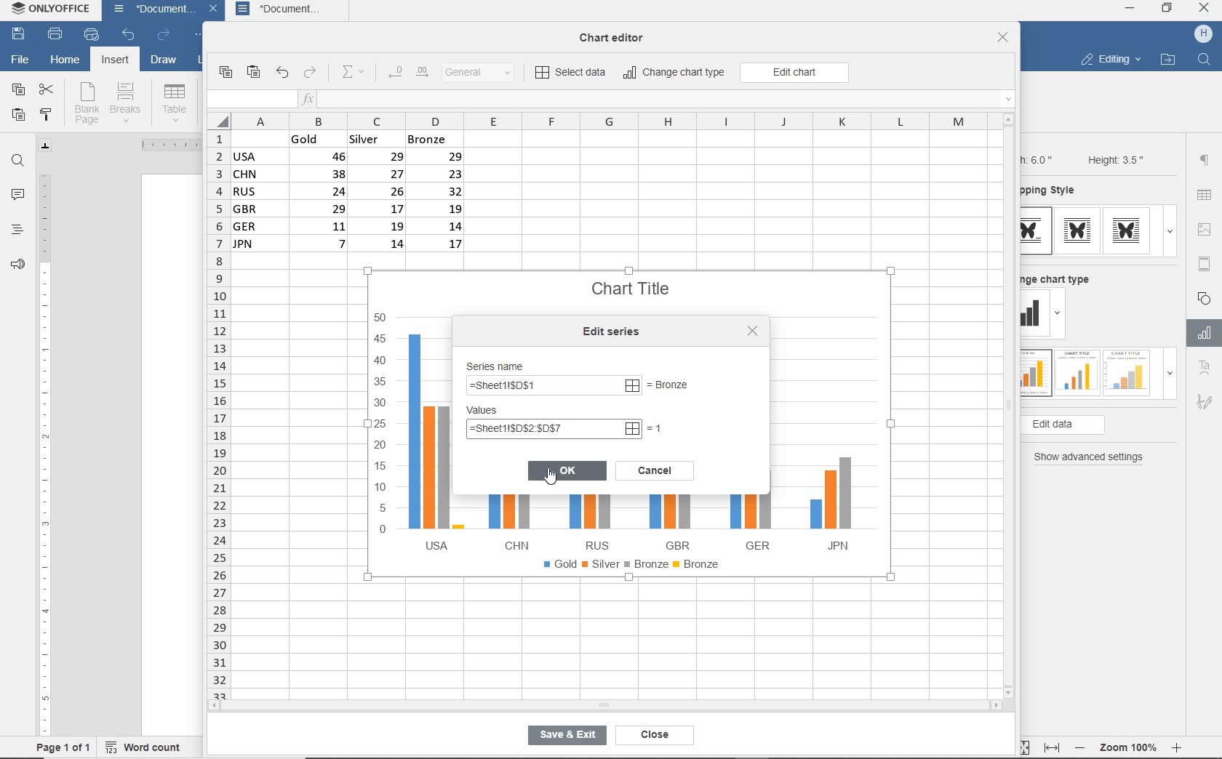 The width and height of the screenshot is (1222, 759). I want to click on chart editor, so click(617, 33).